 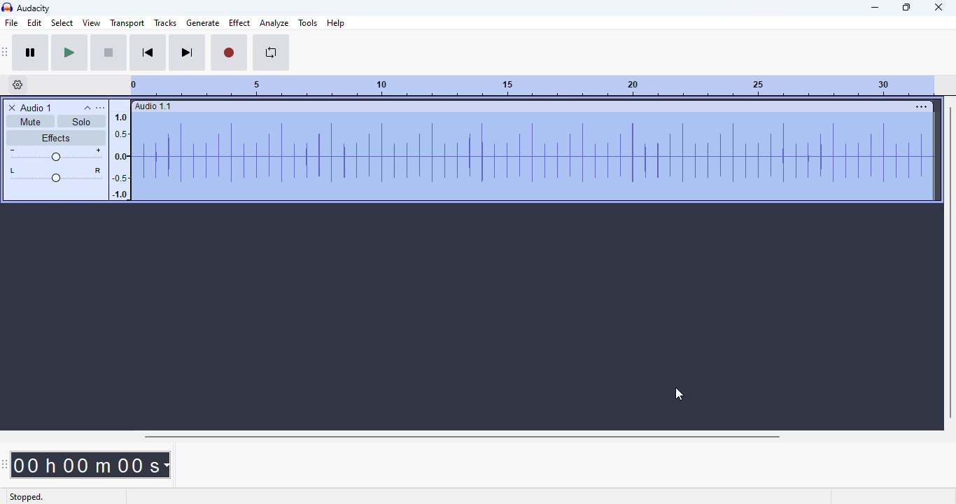 What do you see at coordinates (533, 85) in the screenshot?
I see `timeline` at bounding box center [533, 85].